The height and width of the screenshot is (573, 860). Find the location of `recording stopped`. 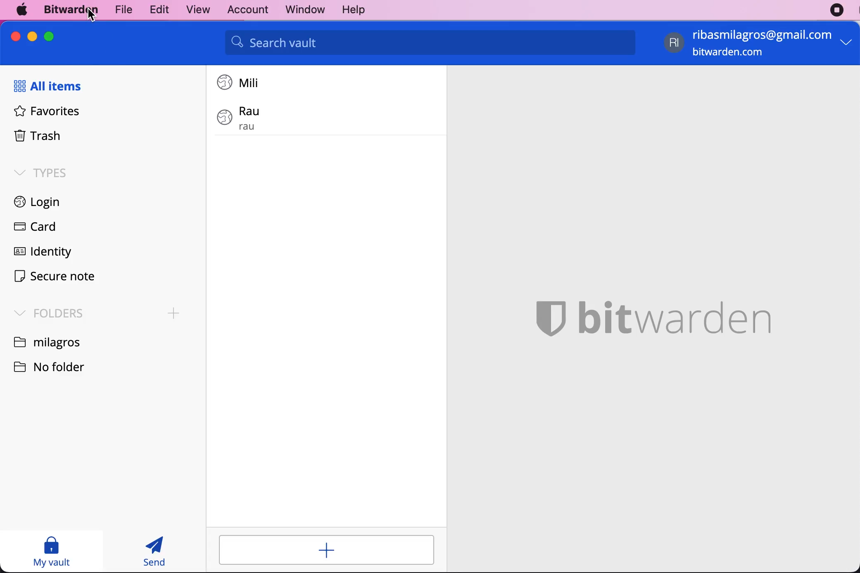

recording stopped is located at coordinates (837, 10).